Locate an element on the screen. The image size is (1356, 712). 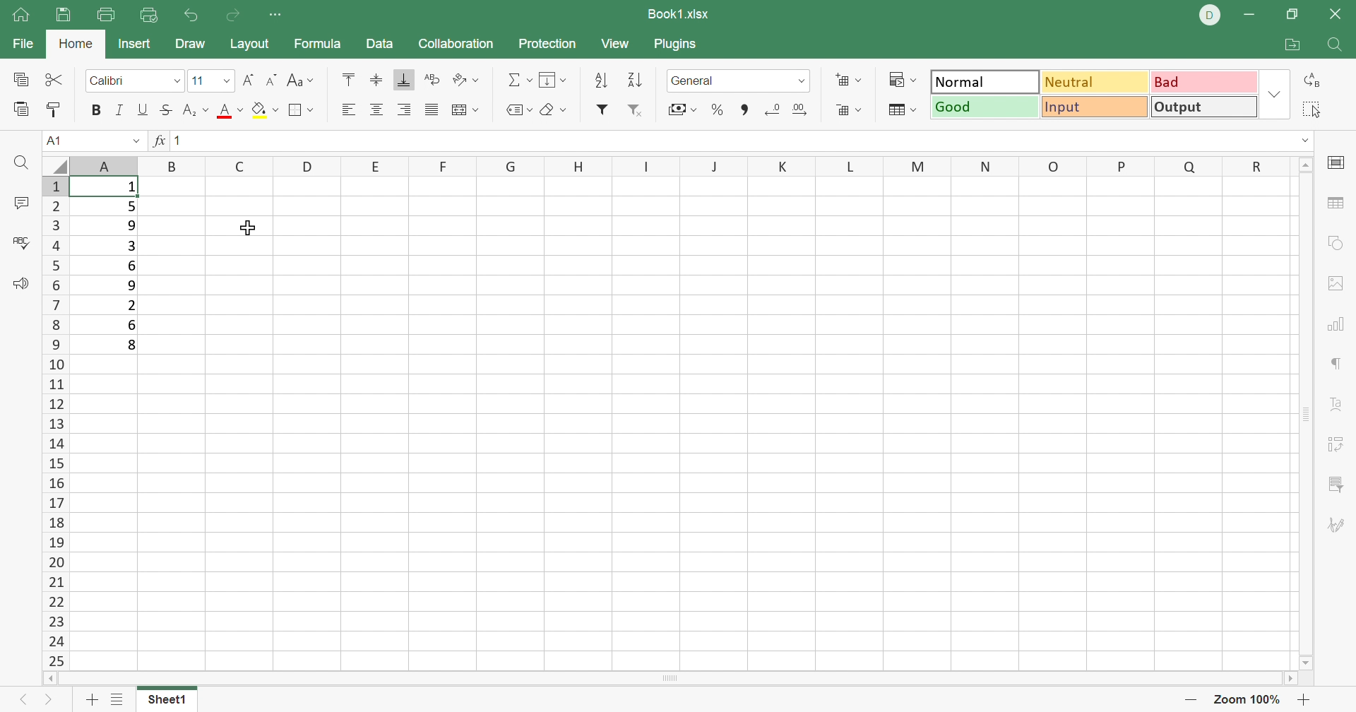
Percent style is located at coordinates (715, 109).